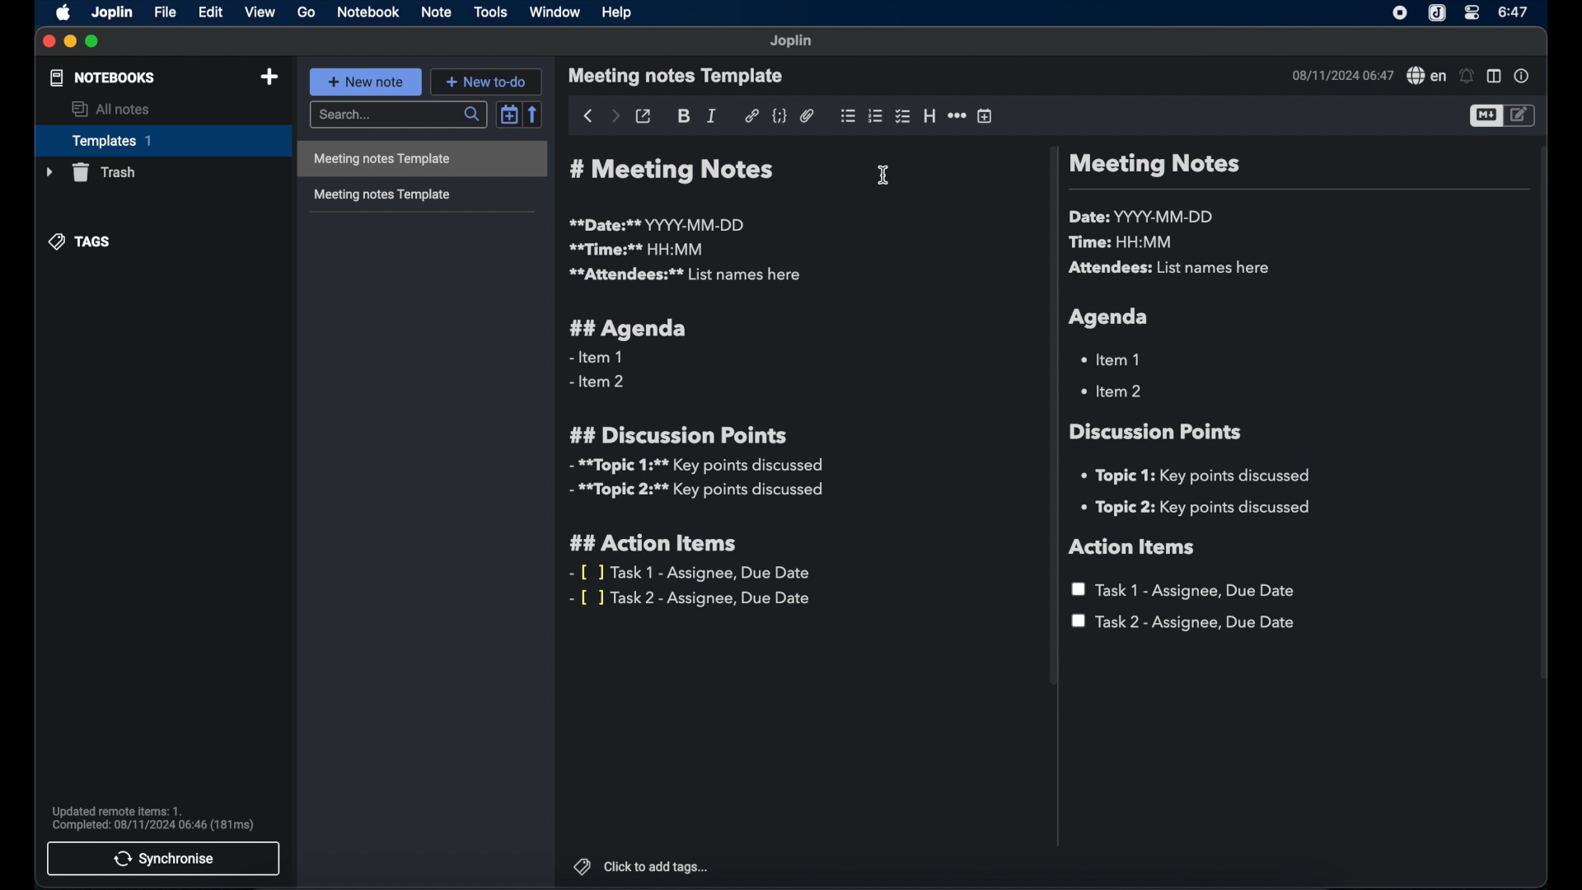 The height and width of the screenshot is (890, 1582). What do you see at coordinates (1110, 317) in the screenshot?
I see `agenda` at bounding box center [1110, 317].